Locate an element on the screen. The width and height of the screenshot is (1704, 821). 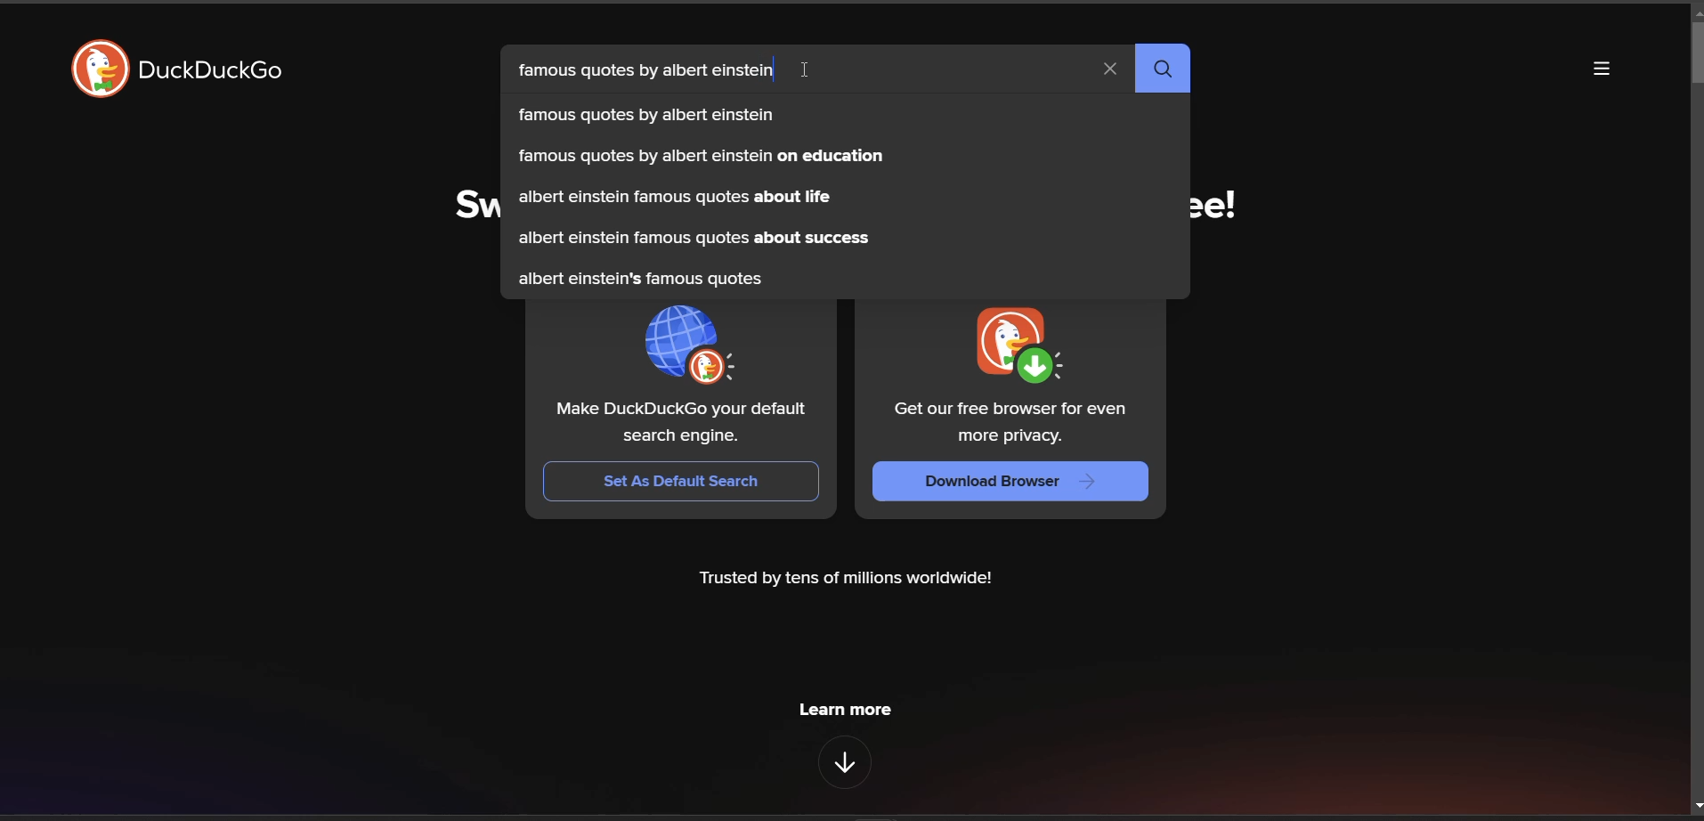
logo is located at coordinates (1014, 345).